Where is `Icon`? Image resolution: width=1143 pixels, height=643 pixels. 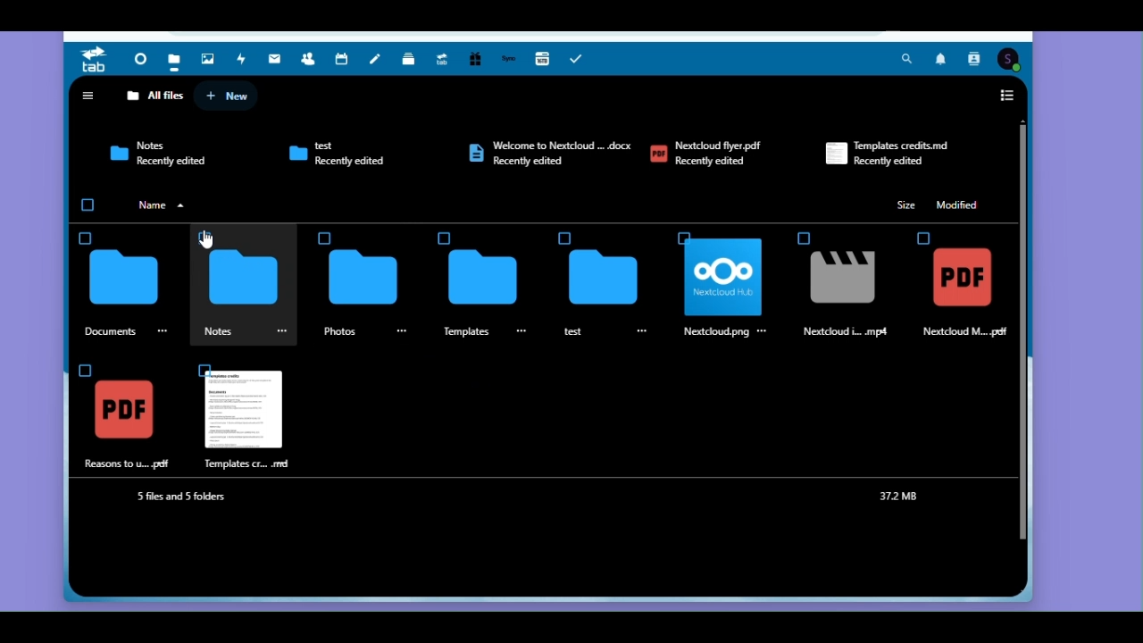
Icon is located at coordinates (480, 278).